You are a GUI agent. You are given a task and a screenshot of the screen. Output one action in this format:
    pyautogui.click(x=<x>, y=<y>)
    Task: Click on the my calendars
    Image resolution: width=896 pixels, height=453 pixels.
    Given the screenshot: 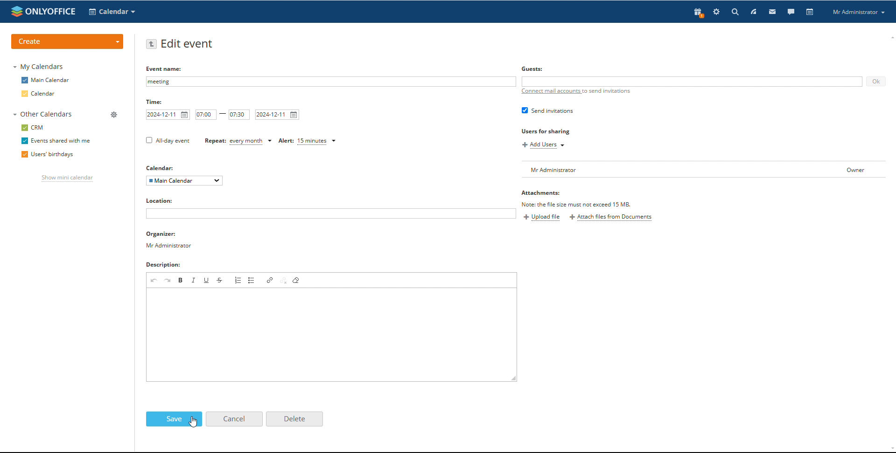 What is the action you would take?
    pyautogui.click(x=38, y=66)
    